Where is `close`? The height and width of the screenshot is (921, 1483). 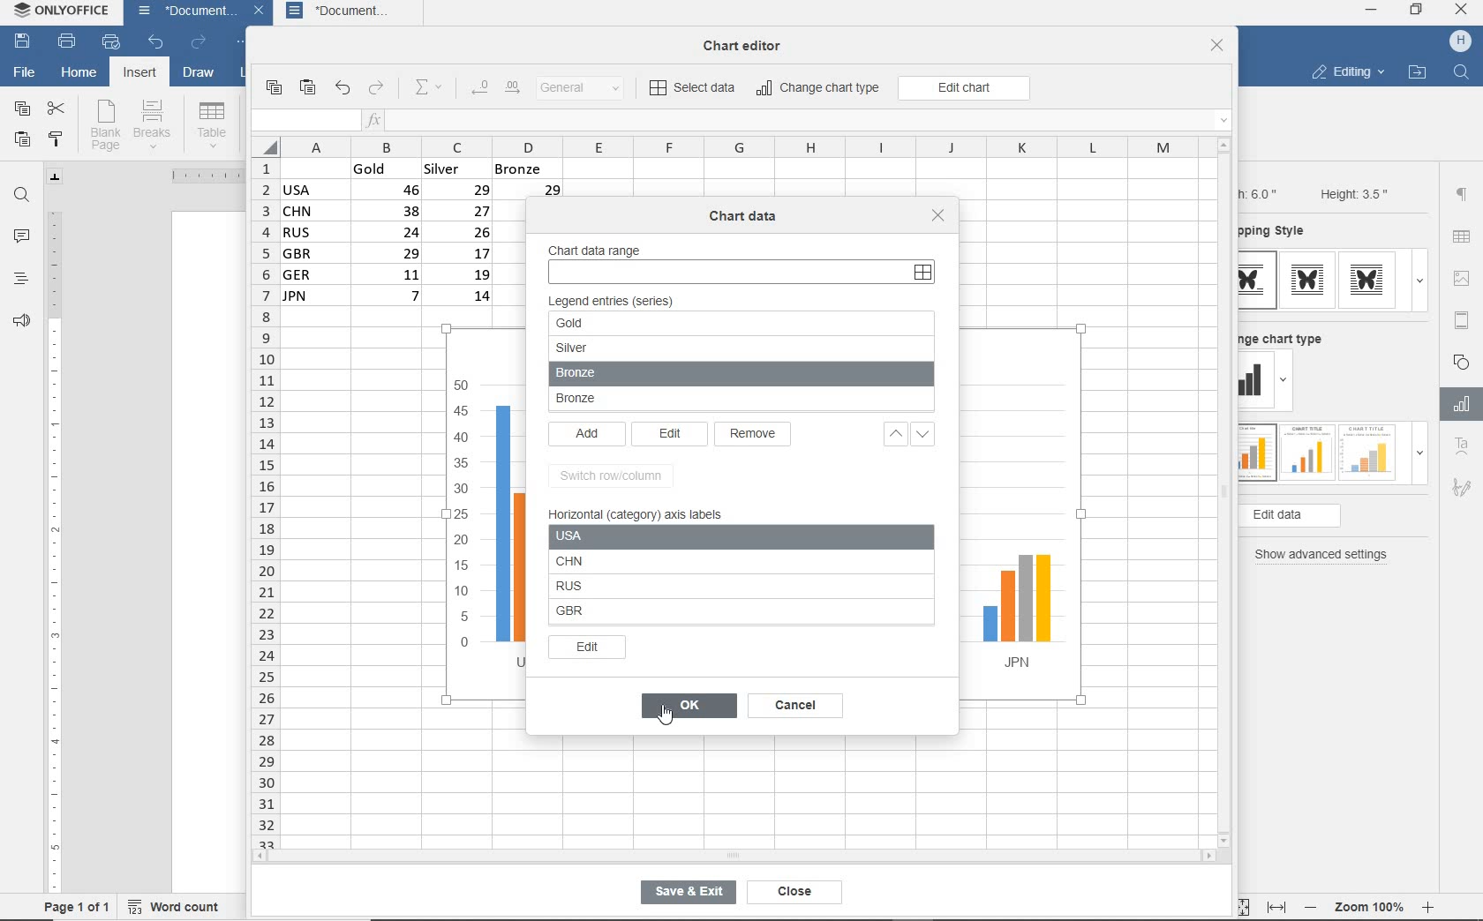 close is located at coordinates (1217, 47).